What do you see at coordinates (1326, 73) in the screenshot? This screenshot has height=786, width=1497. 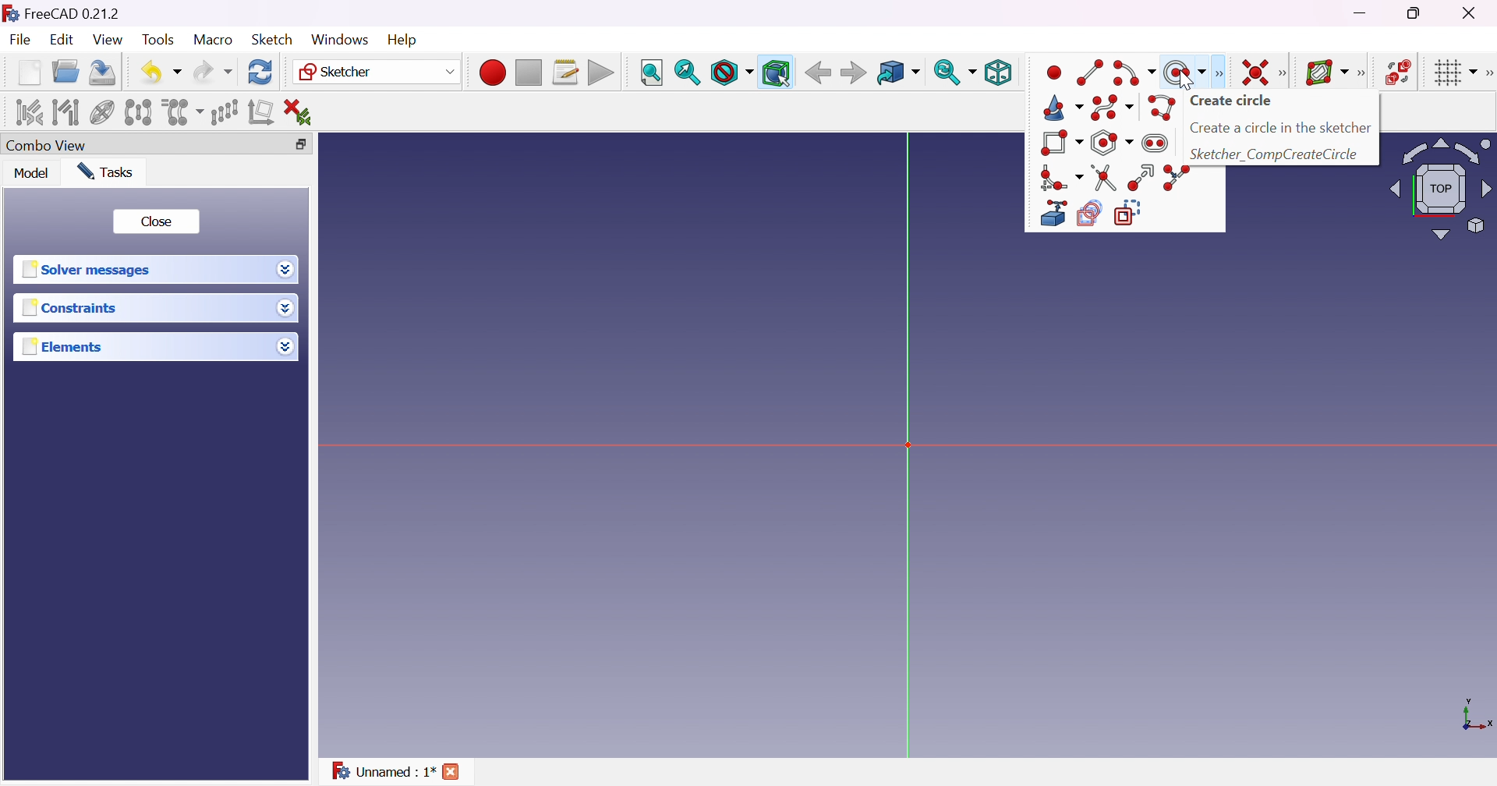 I see `Show/hide B-spline information layer` at bounding box center [1326, 73].